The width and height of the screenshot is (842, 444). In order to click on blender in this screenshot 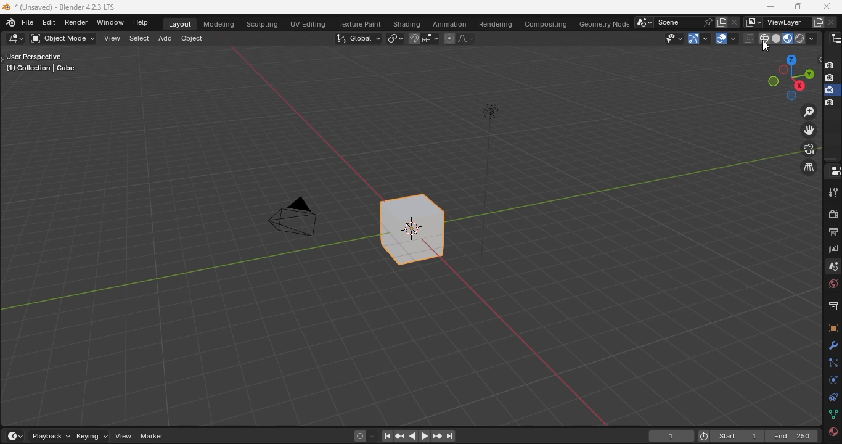, I will do `click(9, 23)`.